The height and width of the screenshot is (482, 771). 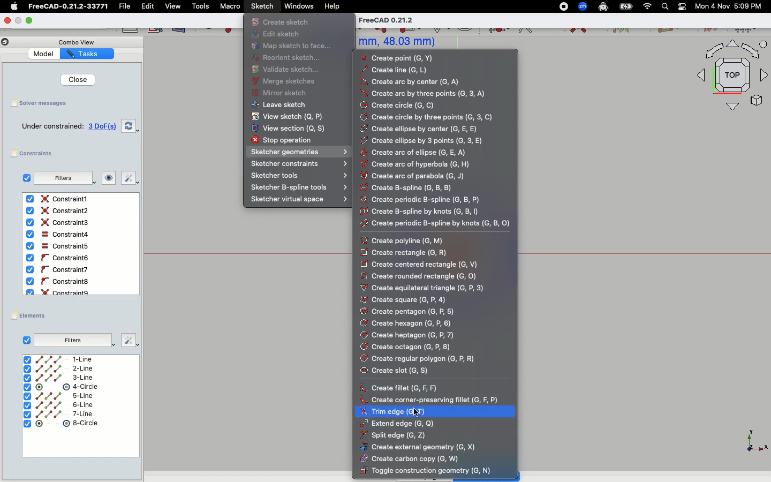 What do you see at coordinates (75, 79) in the screenshot?
I see `Close` at bounding box center [75, 79].